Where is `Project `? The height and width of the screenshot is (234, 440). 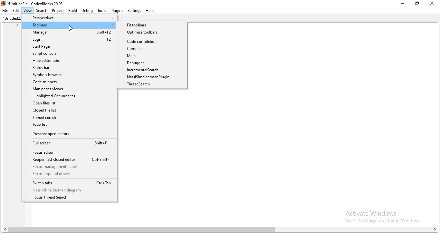 Project  is located at coordinates (58, 11).